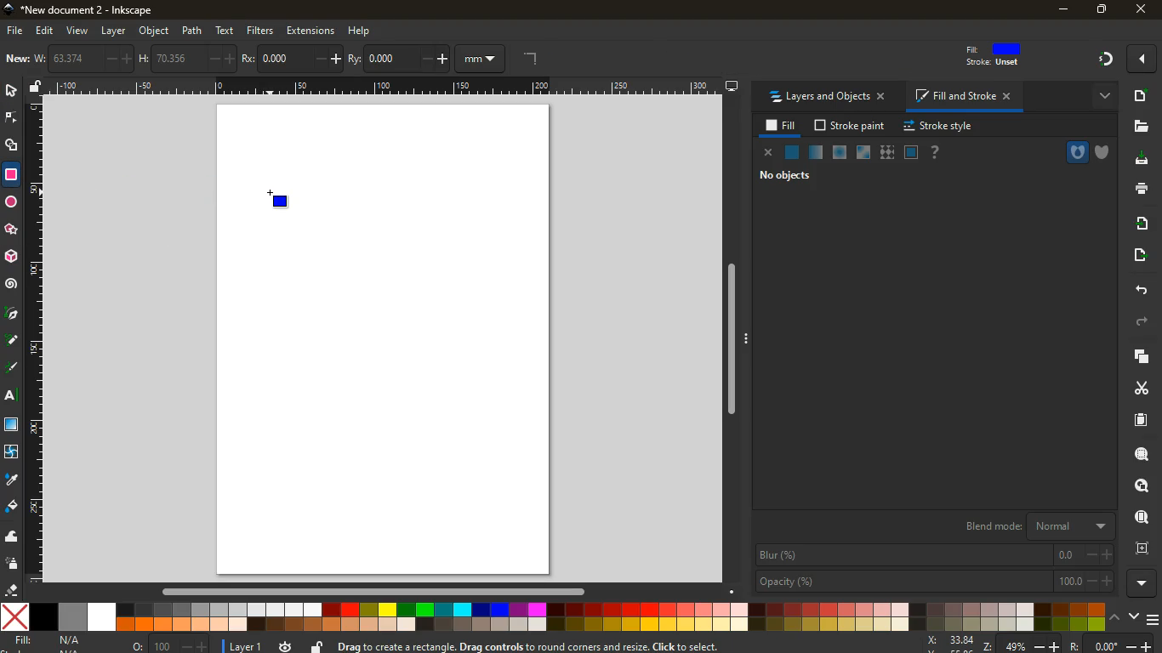  Describe the element at coordinates (13, 147) in the screenshot. I see `shapes` at that location.